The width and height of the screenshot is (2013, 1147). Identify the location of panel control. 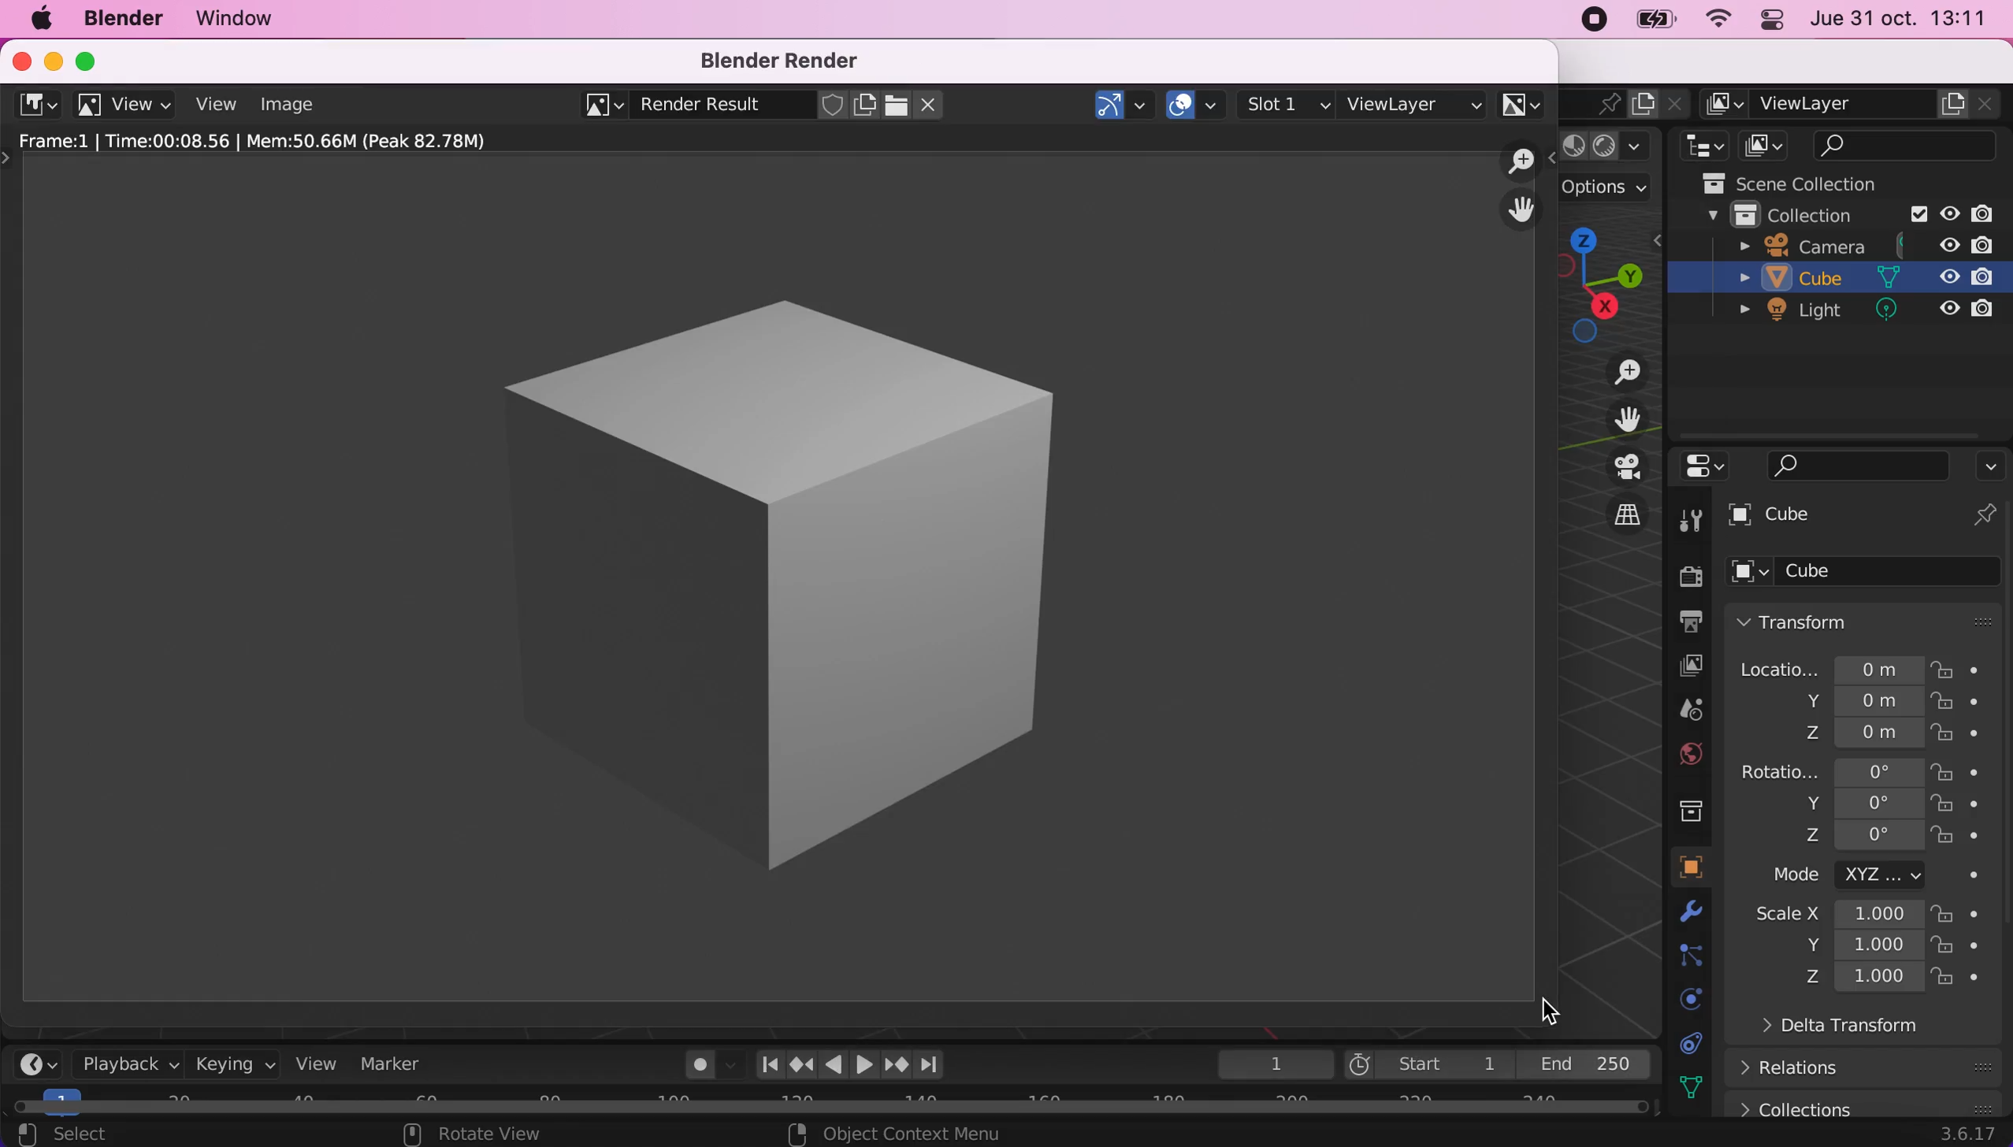
(1775, 20).